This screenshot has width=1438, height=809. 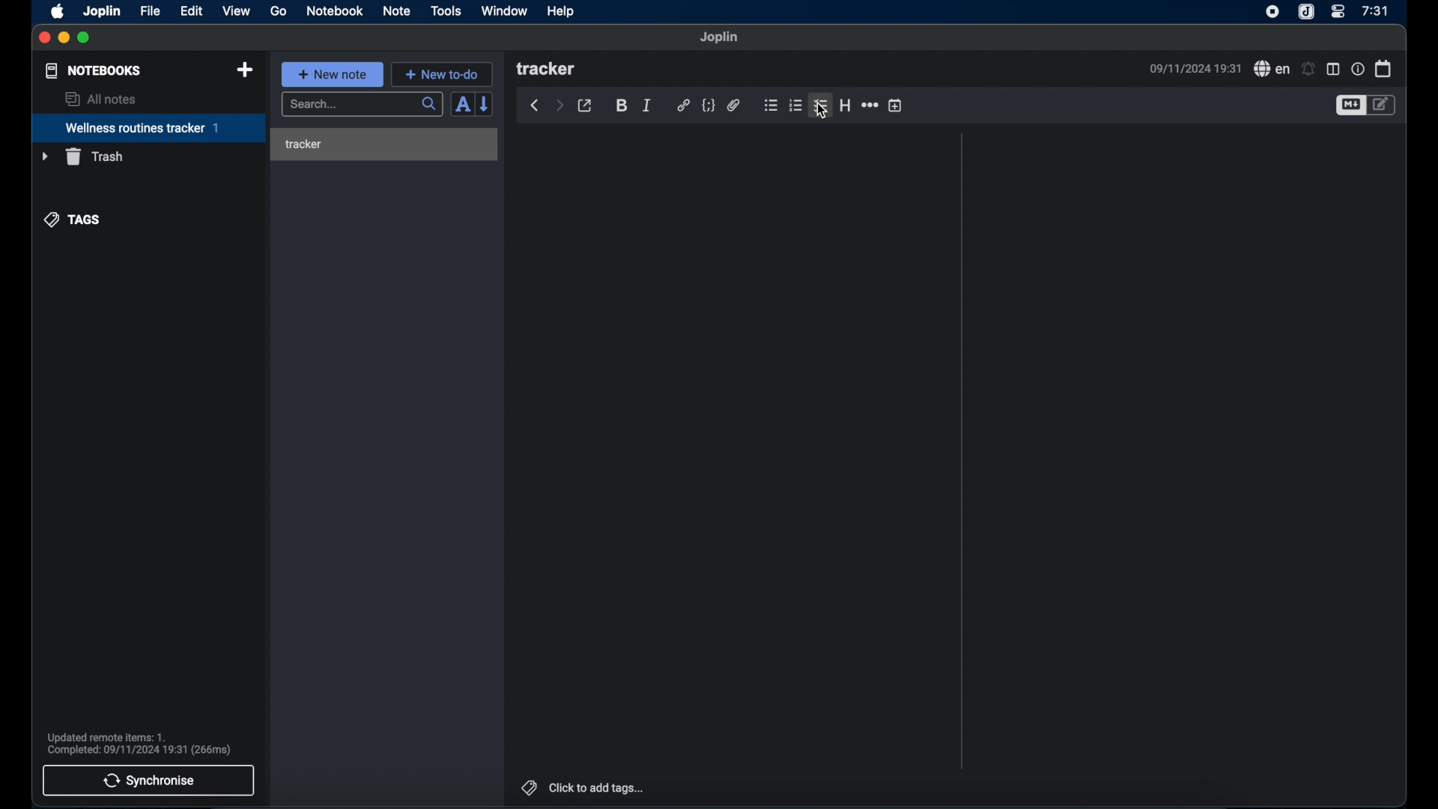 I want to click on forward, so click(x=559, y=105).